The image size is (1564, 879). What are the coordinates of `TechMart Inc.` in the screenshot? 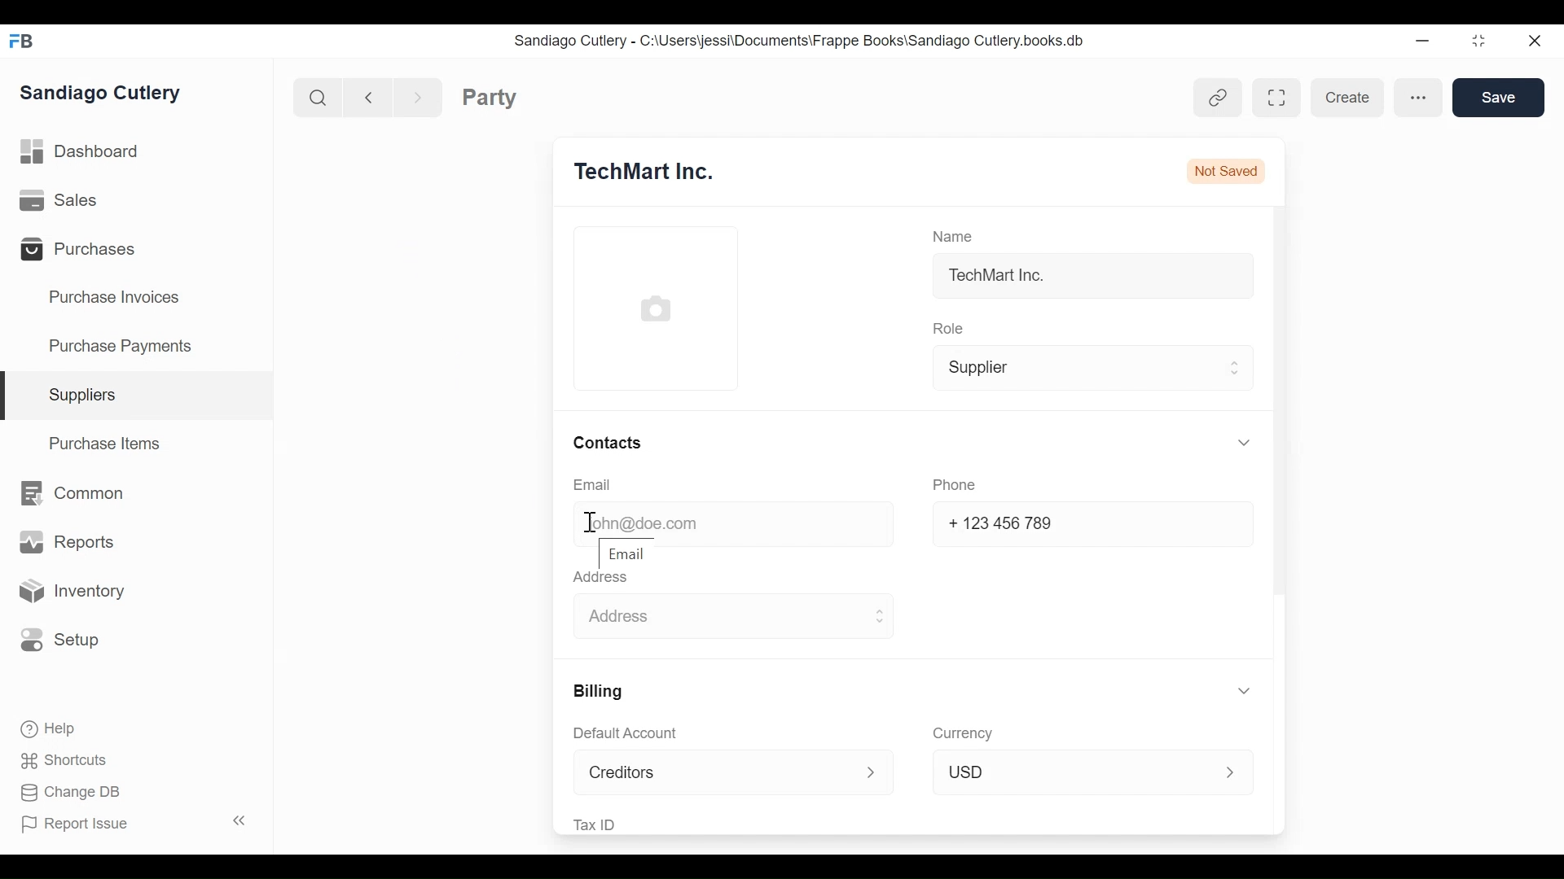 It's located at (661, 171).